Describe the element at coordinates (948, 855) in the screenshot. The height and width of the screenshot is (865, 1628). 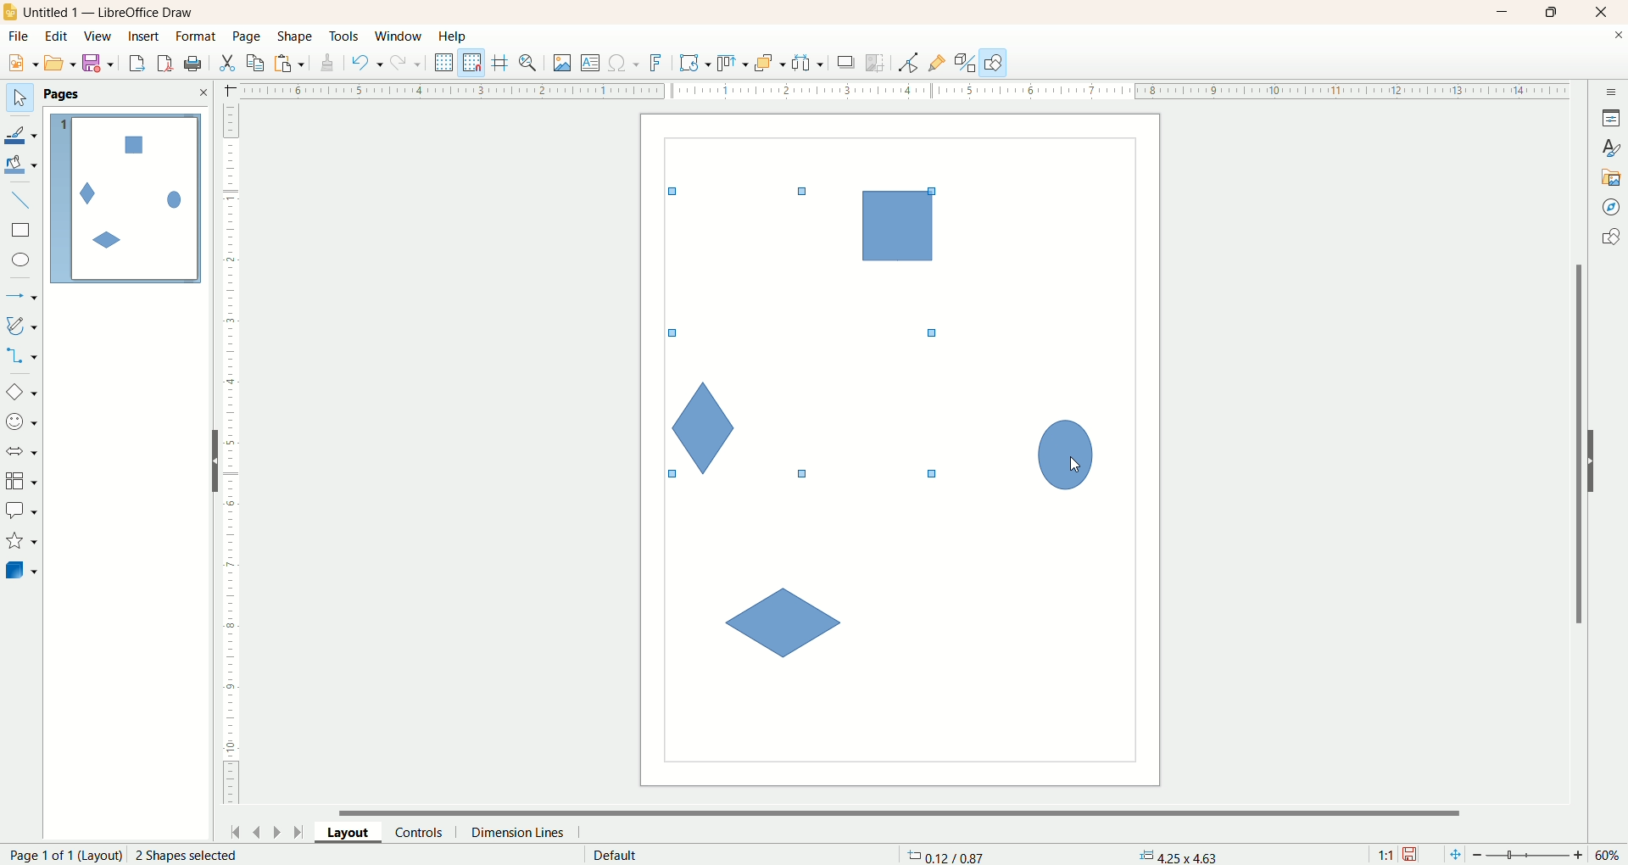
I see `coordinates` at that location.